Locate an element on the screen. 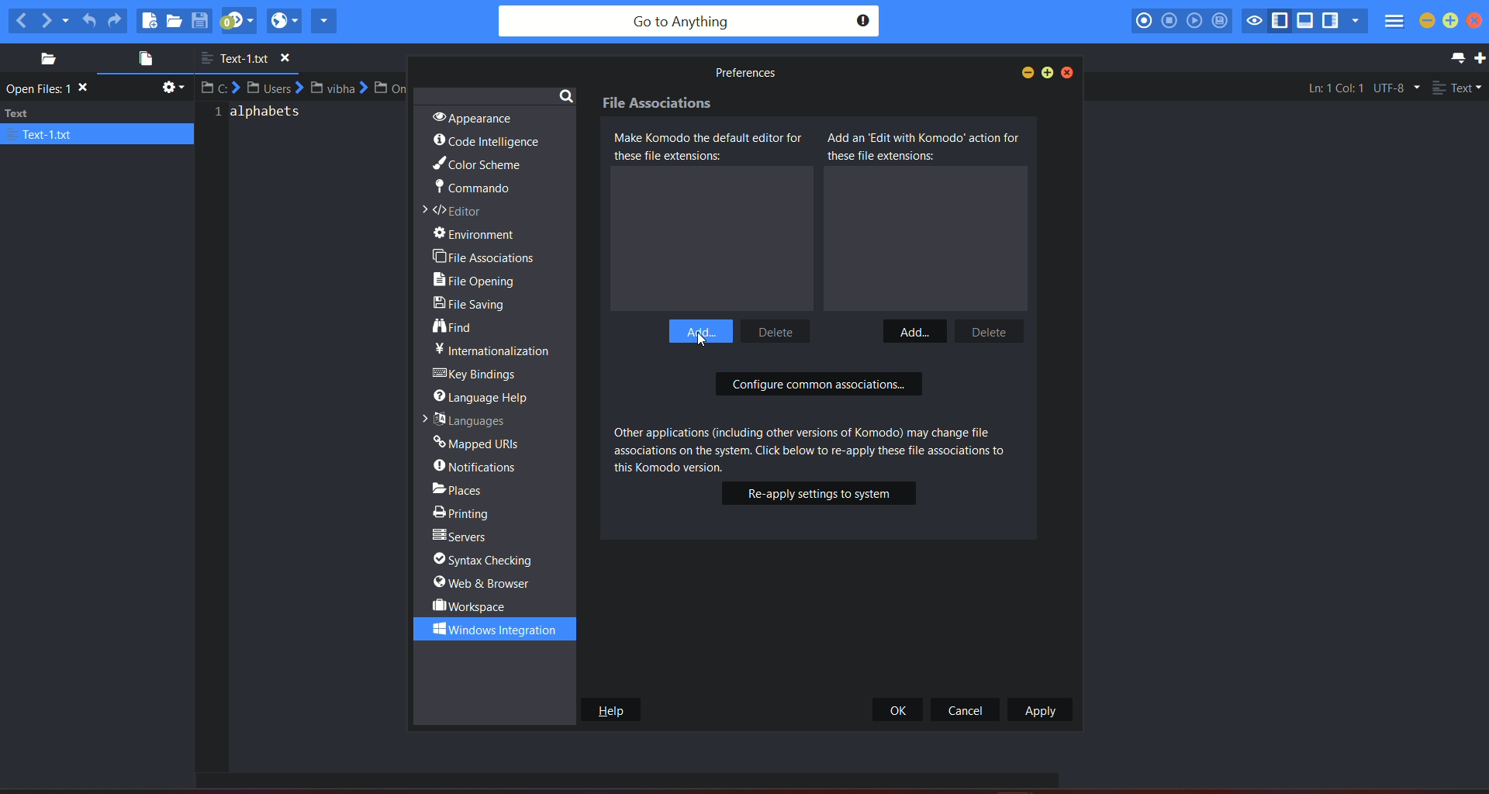 The image size is (1489, 794). show/hide left pane is located at coordinates (1283, 19).